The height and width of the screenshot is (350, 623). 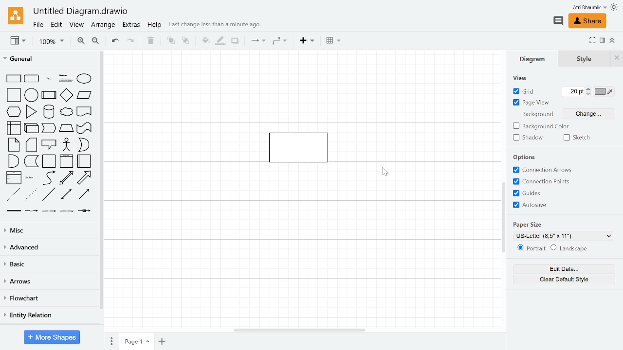 What do you see at coordinates (527, 224) in the screenshot?
I see `Paper Size` at bounding box center [527, 224].